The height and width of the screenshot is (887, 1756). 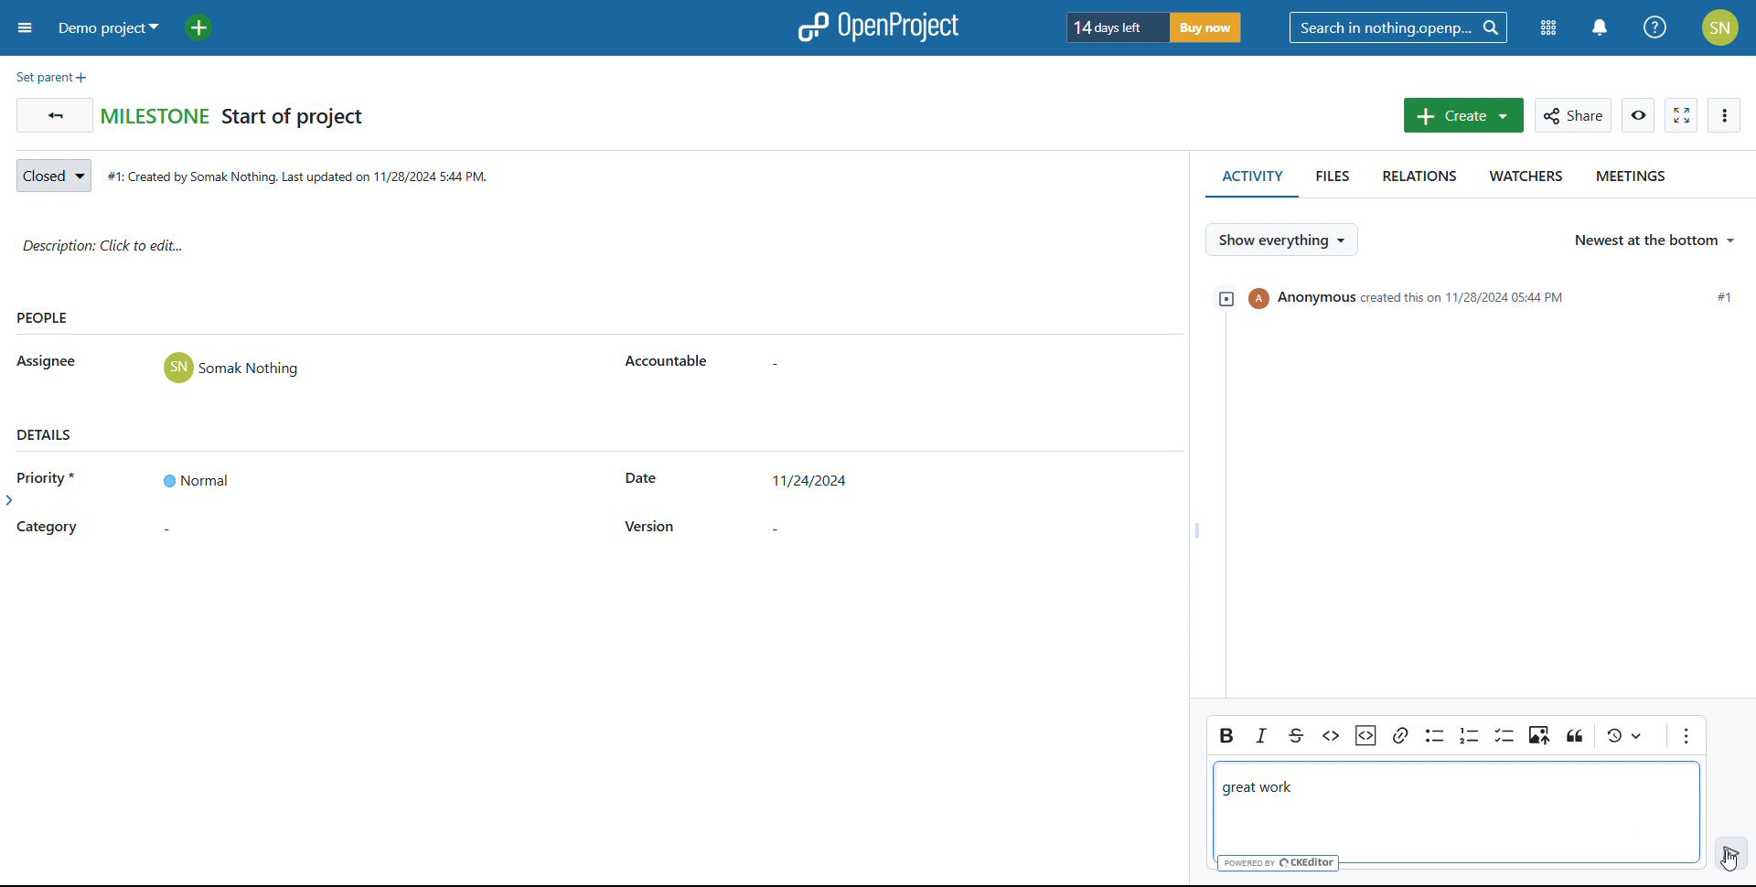 I want to click on modules, so click(x=1546, y=29).